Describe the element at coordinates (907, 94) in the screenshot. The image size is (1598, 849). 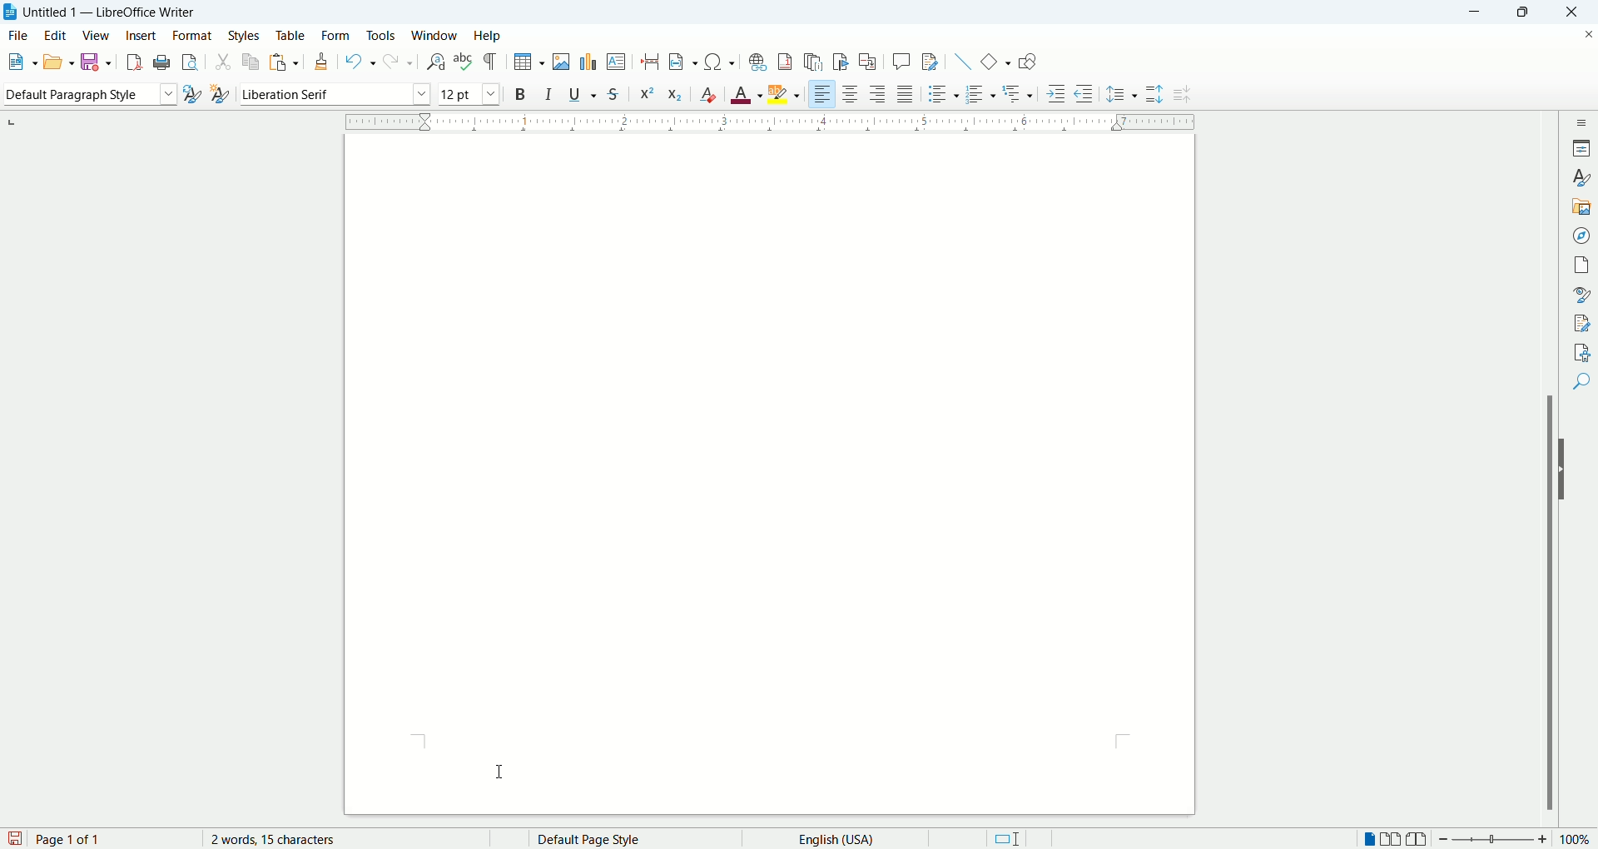
I see `justified` at that location.